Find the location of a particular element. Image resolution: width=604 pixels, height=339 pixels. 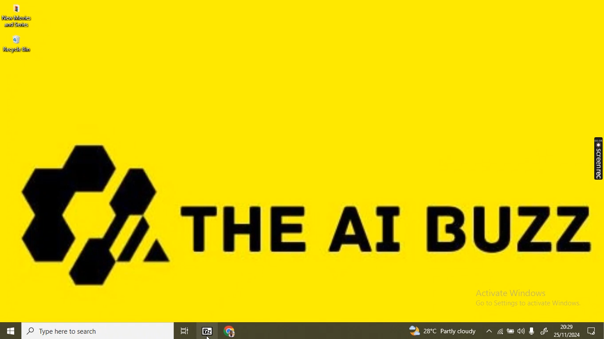

Recycle Bin is located at coordinates (21, 43).